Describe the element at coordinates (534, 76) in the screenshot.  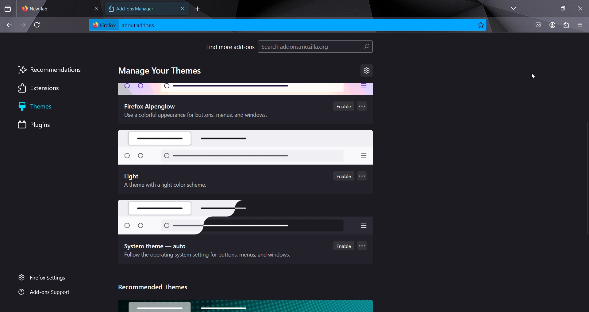
I see `cursor` at that location.